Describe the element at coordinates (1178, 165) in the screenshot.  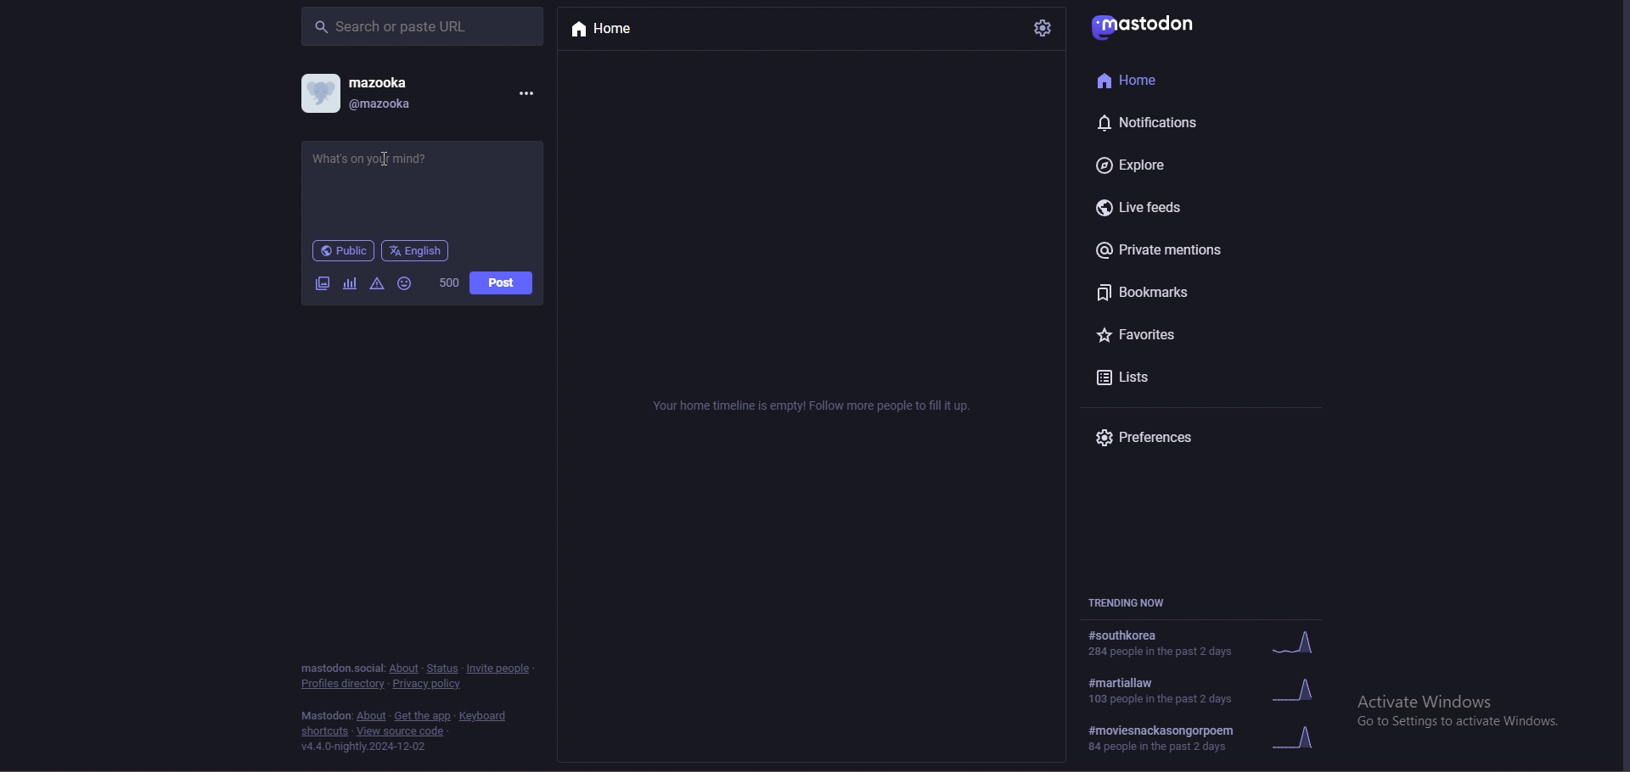
I see `explore` at that location.